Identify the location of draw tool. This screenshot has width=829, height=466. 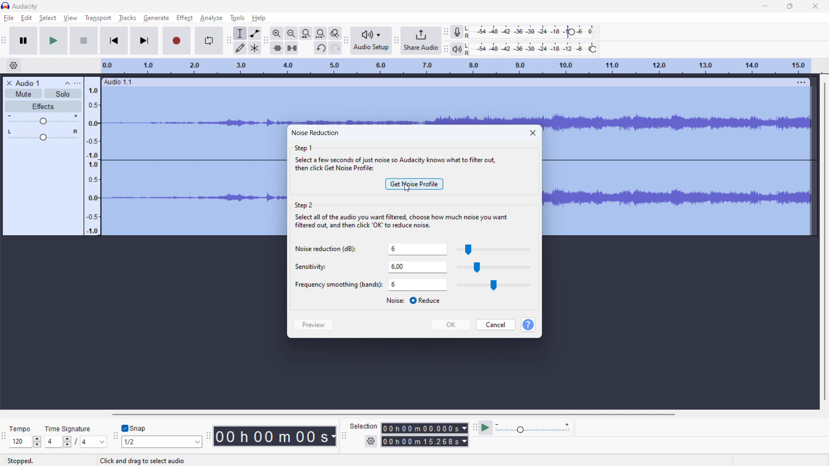
(240, 47).